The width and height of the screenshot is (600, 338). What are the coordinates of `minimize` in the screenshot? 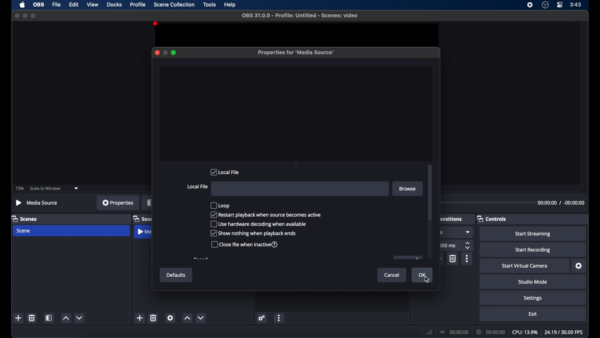 It's located at (25, 15).